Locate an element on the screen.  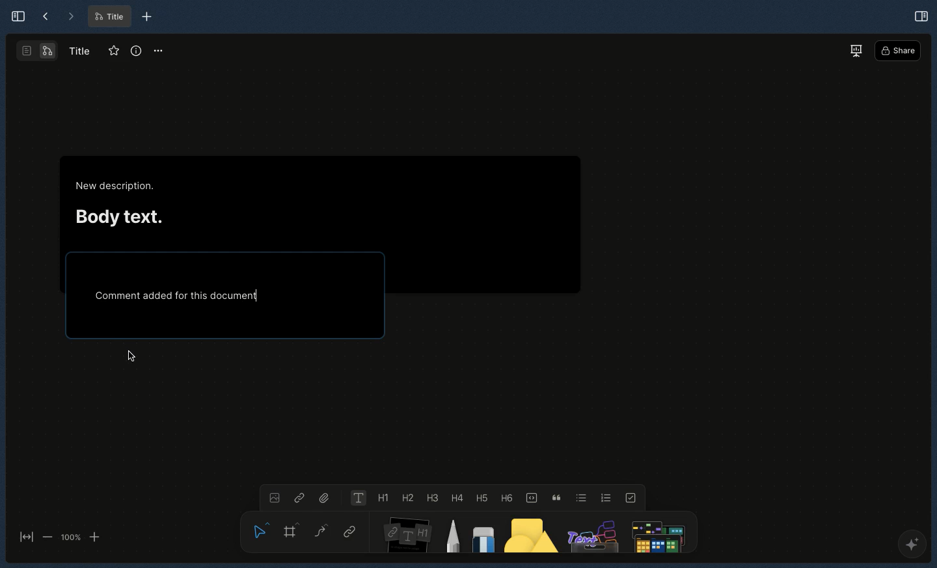
Share is located at coordinates (898, 51).